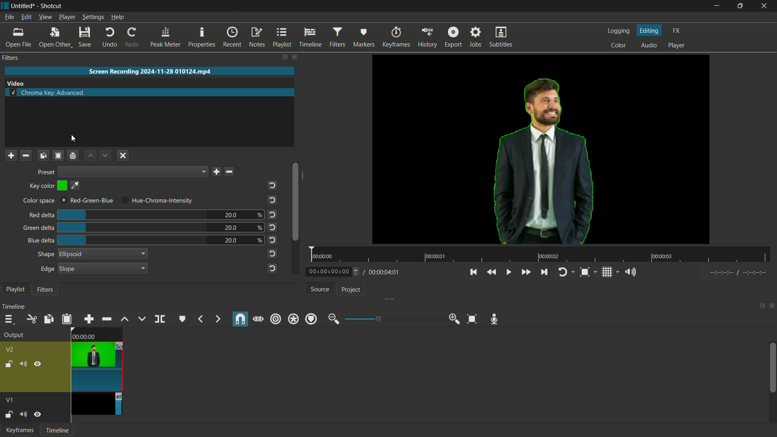 The width and height of the screenshot is (777, 437). What do you see at coordinates (96, 404) in the screenshot?
I see `video-1 on timeline` at bounding box center [96, 404].